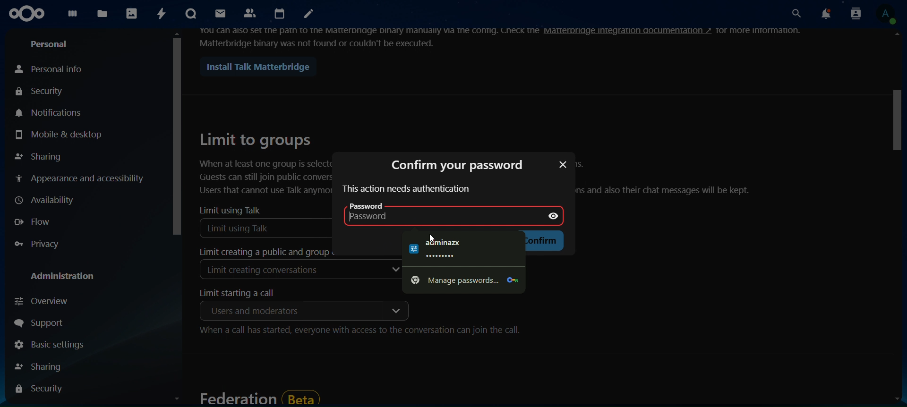 The height and width of the screenshot is (407, 907). Describe the element at coordinates (51, 68) in the screenshot. I see `personal info` at that location.